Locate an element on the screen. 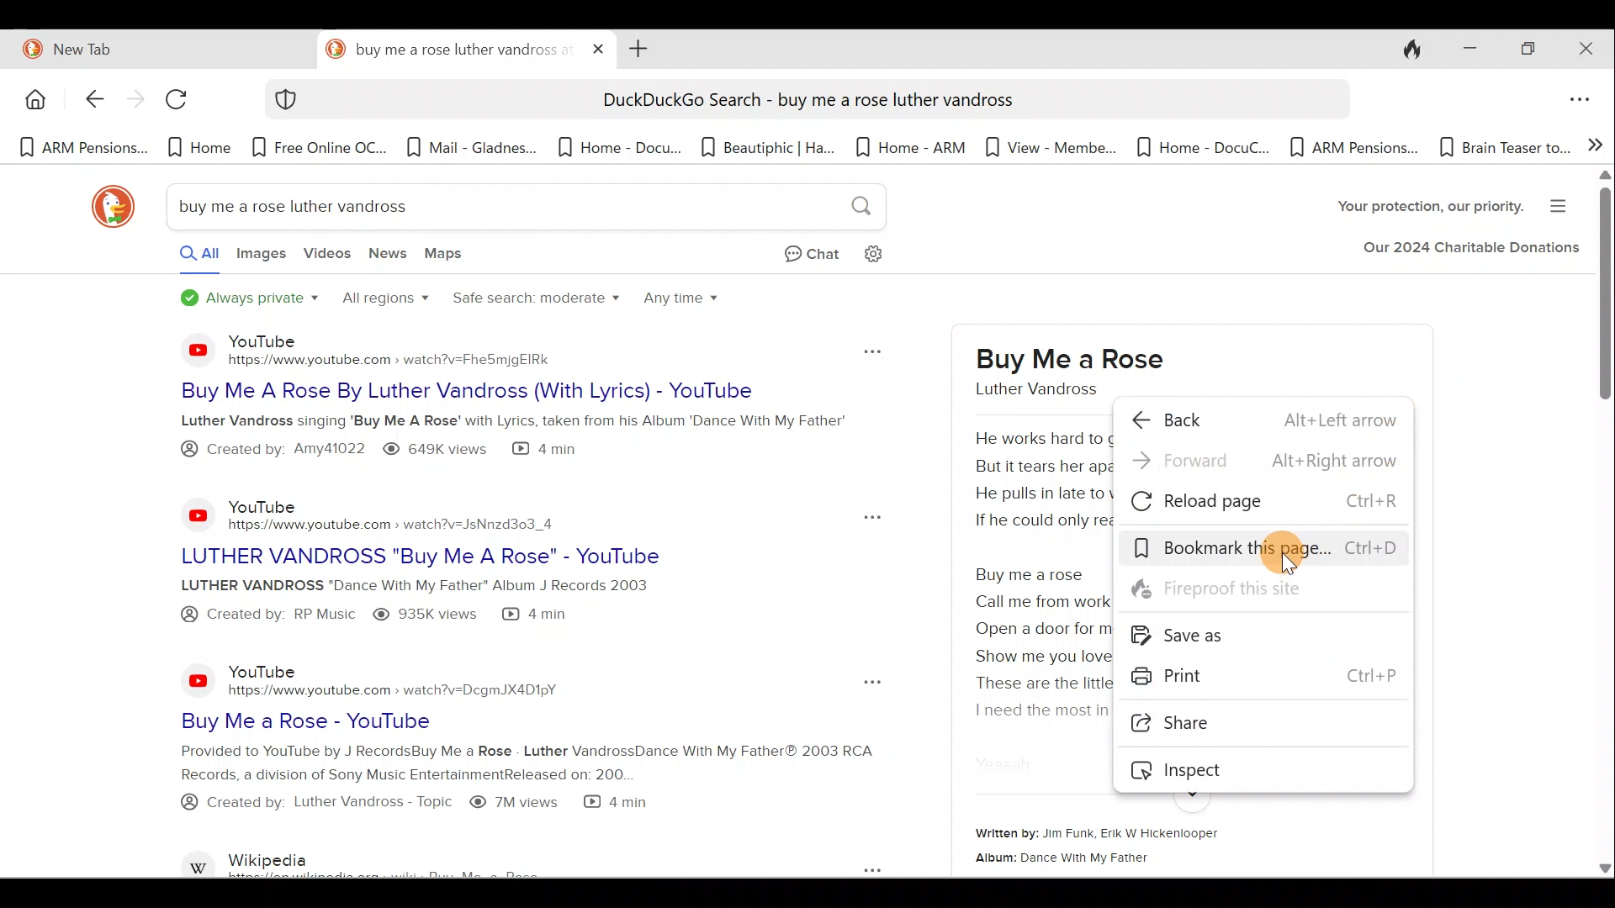 Image resolution: width=1615 pixels, height=908 pixels. News is located at coordinates (389, 257).